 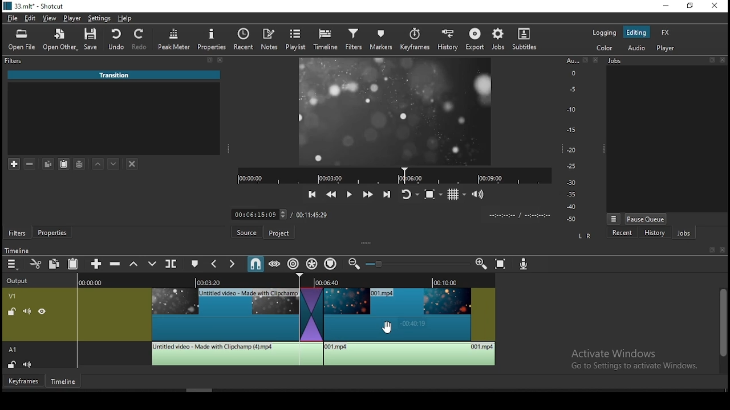 I want to click on video clip, so click(x=224, y=314).